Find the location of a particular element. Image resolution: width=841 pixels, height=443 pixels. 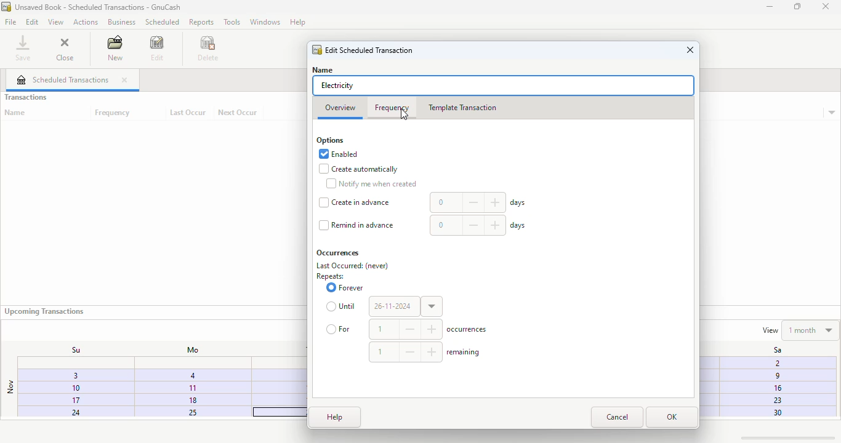

edit is located at coordinates (33, 22).